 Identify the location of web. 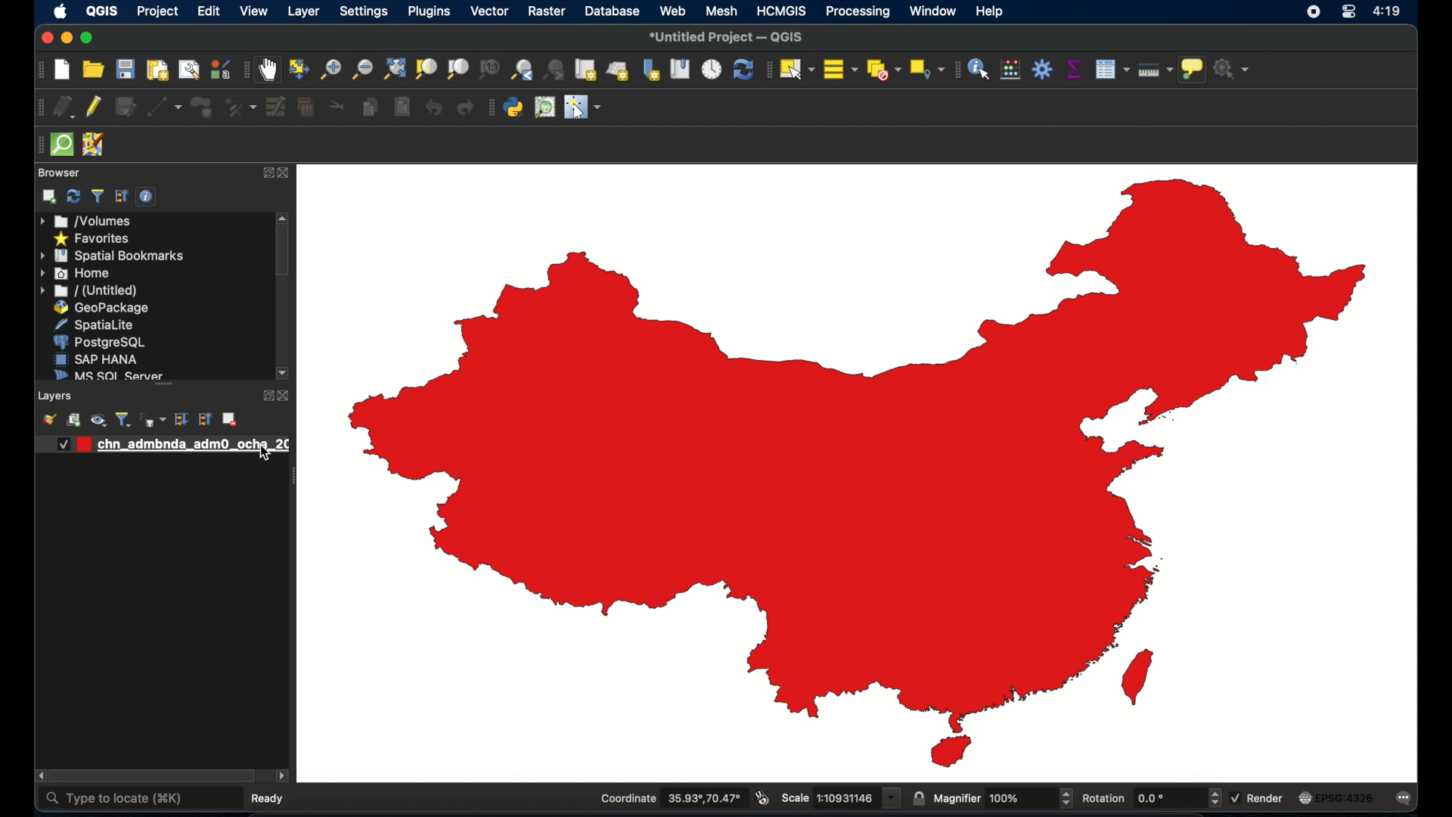
(672, 11).